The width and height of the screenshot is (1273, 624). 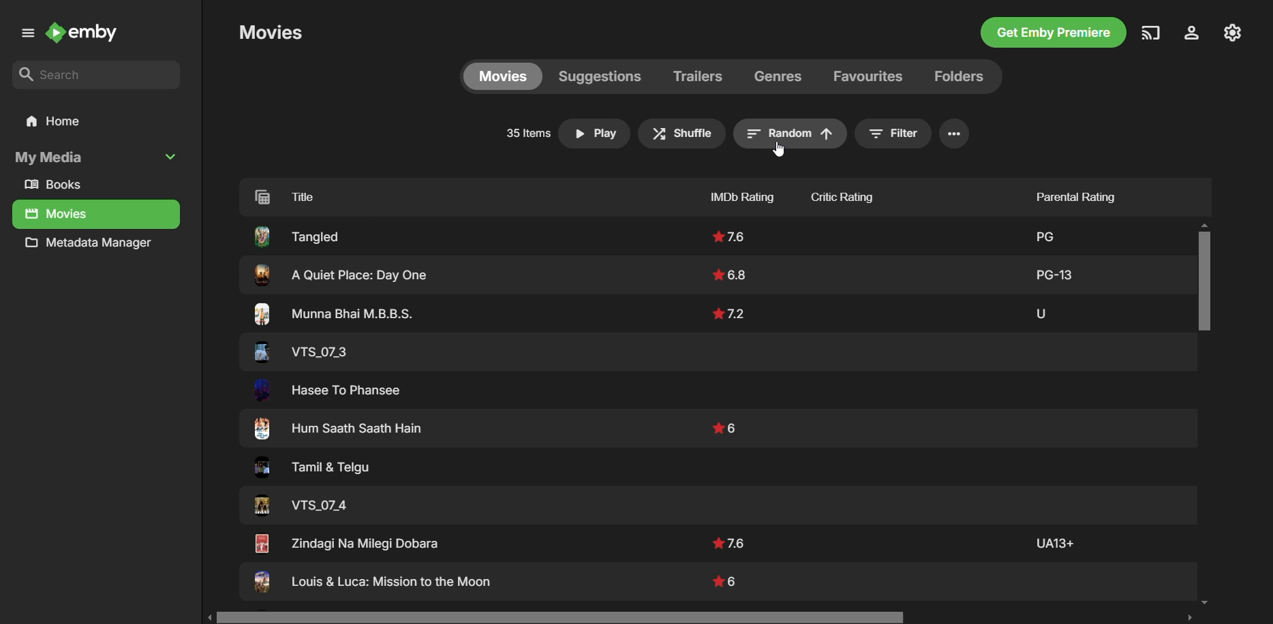 What do you see at coordinates (87, 34) in the screenshot?
I see `Application Name` at bounding box center [87, 34].